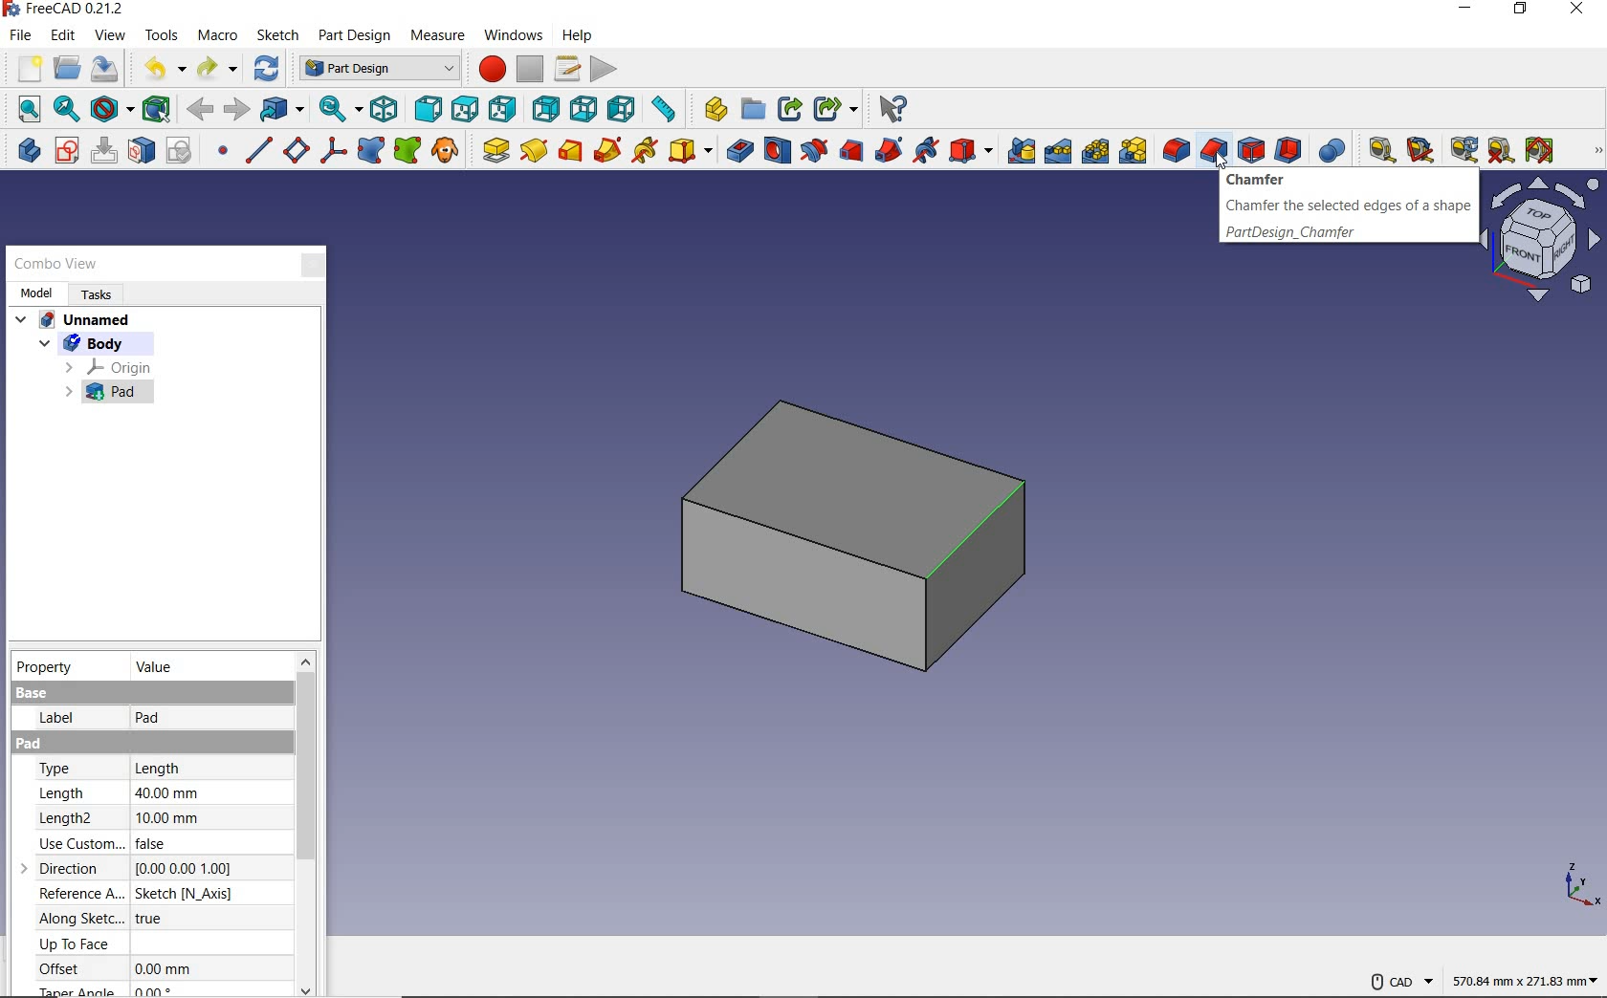 This screenshot has height=998, width=1607. Describe the element at coordinates (494, 150) in the screenshot. I see `pad` at that location.